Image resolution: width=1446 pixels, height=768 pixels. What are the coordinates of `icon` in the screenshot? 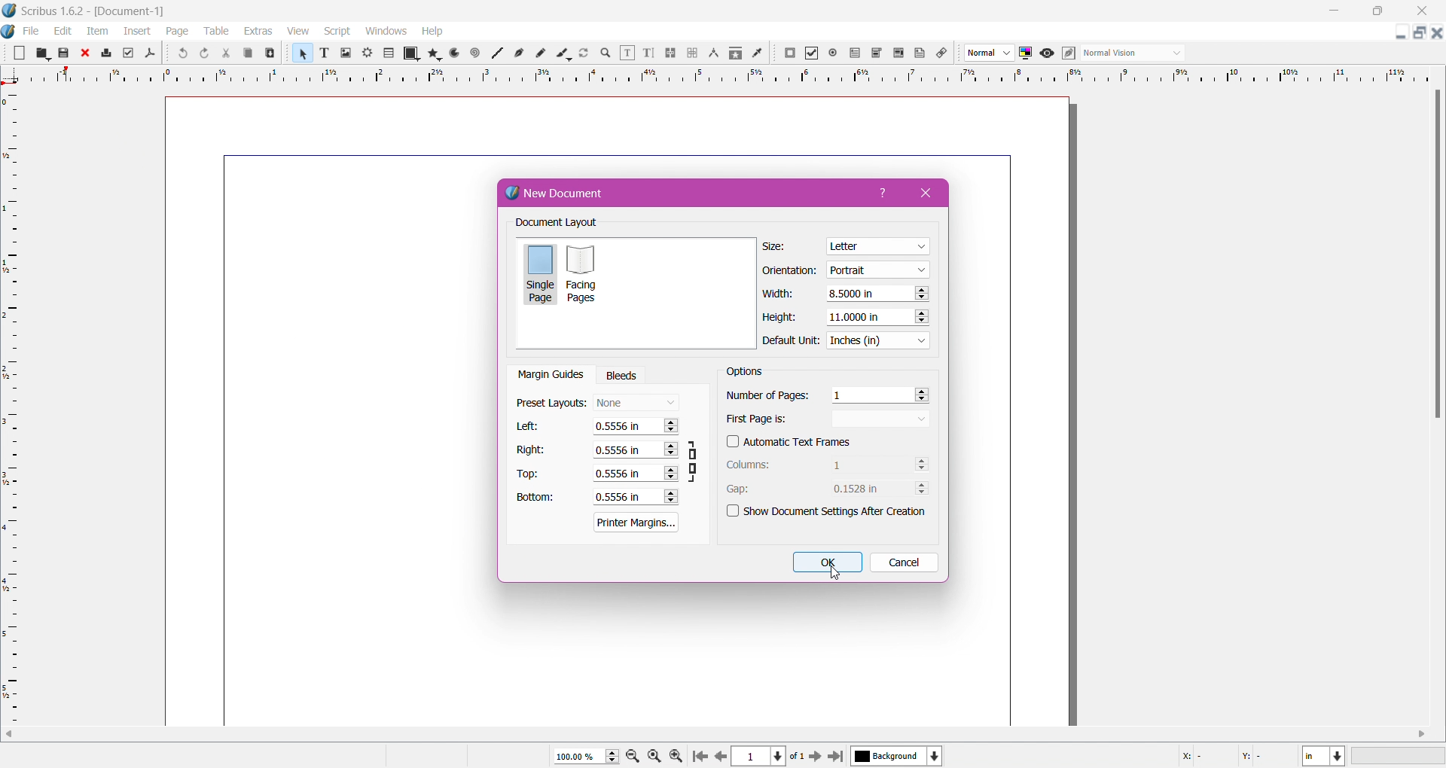 It's located at (209, 53).